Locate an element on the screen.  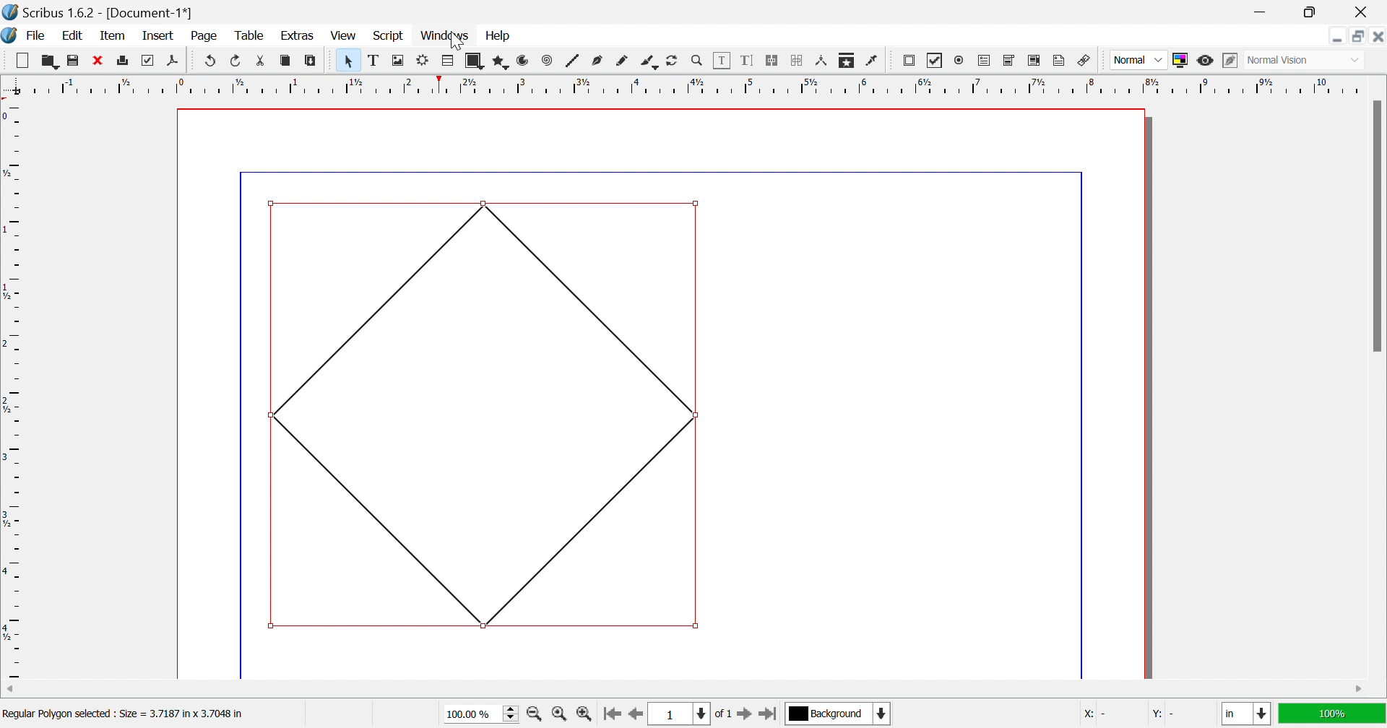
Help is located at coordinates (498, 36).